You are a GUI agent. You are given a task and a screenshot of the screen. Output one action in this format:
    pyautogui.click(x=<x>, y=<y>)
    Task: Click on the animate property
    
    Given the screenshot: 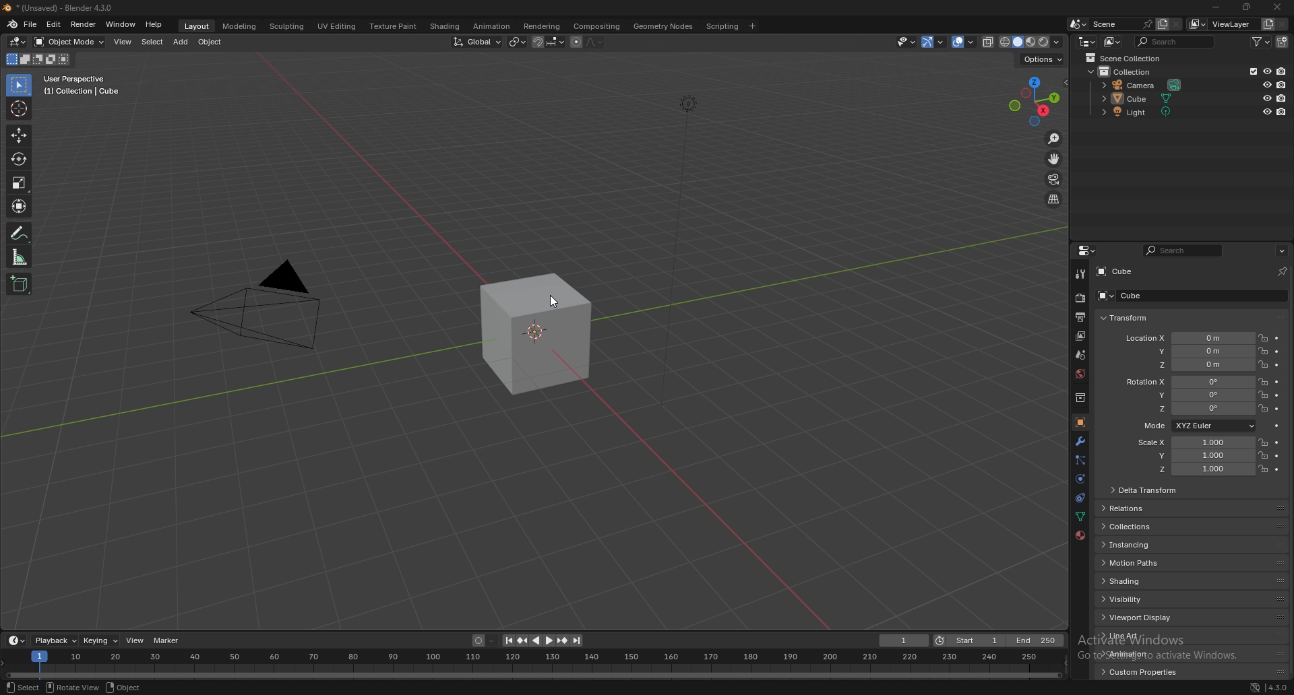 What is the action you would take?
    pyautogui.click(x=1276, y=443)
    